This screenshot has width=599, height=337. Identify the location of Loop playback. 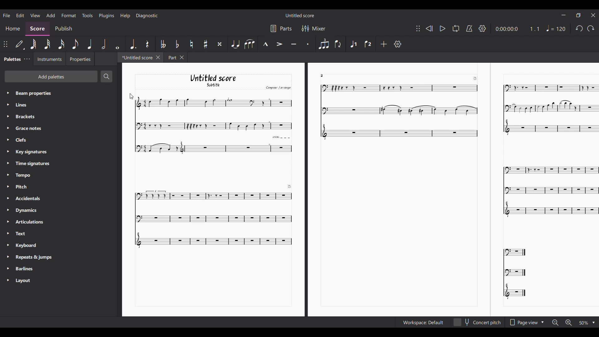
(455, 29).